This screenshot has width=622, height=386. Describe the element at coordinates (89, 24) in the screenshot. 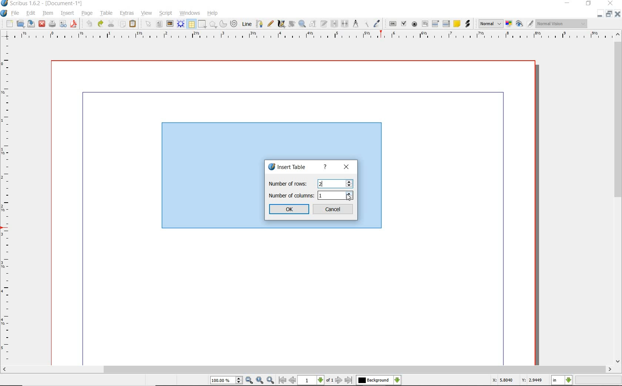

I see `undo` at that location.